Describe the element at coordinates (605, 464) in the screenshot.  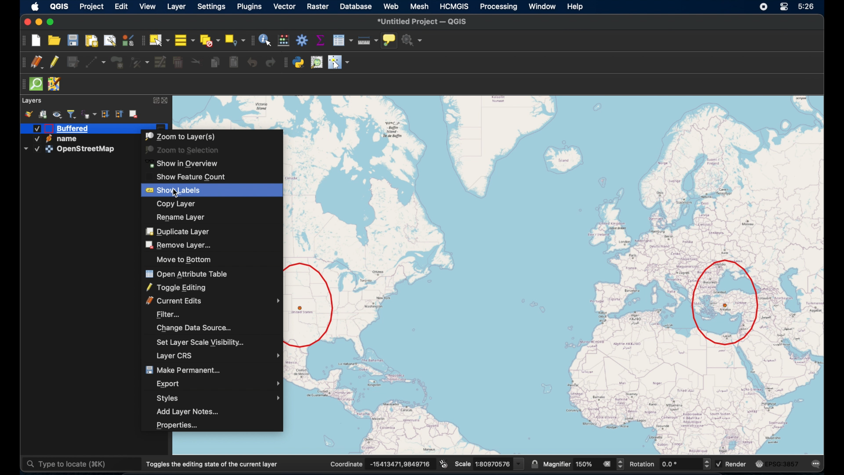
I see `clear all` at that location.